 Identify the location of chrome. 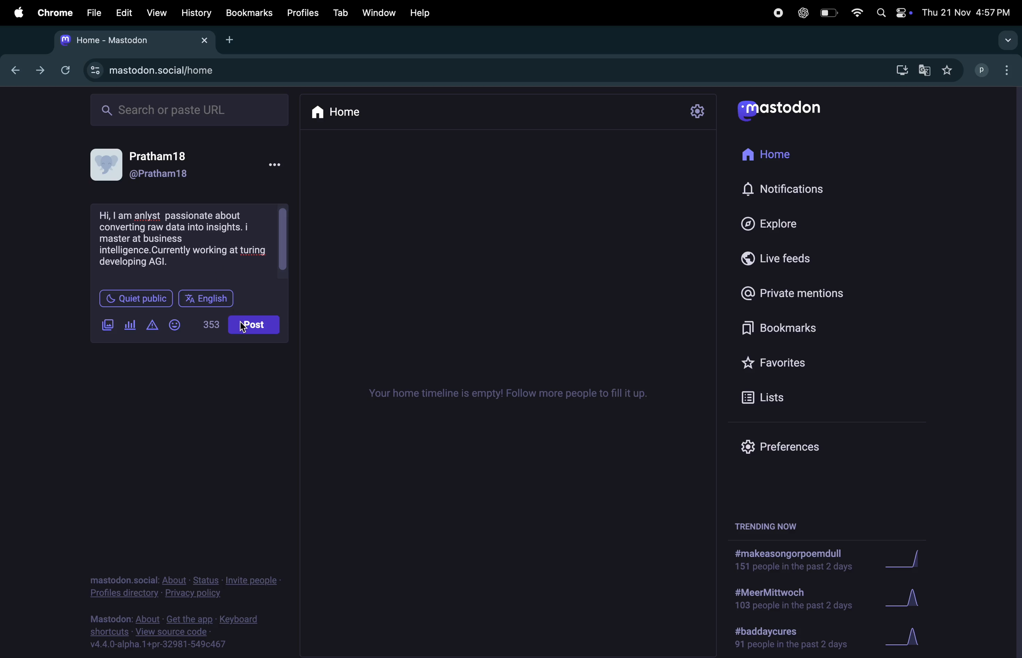
(52, 12).